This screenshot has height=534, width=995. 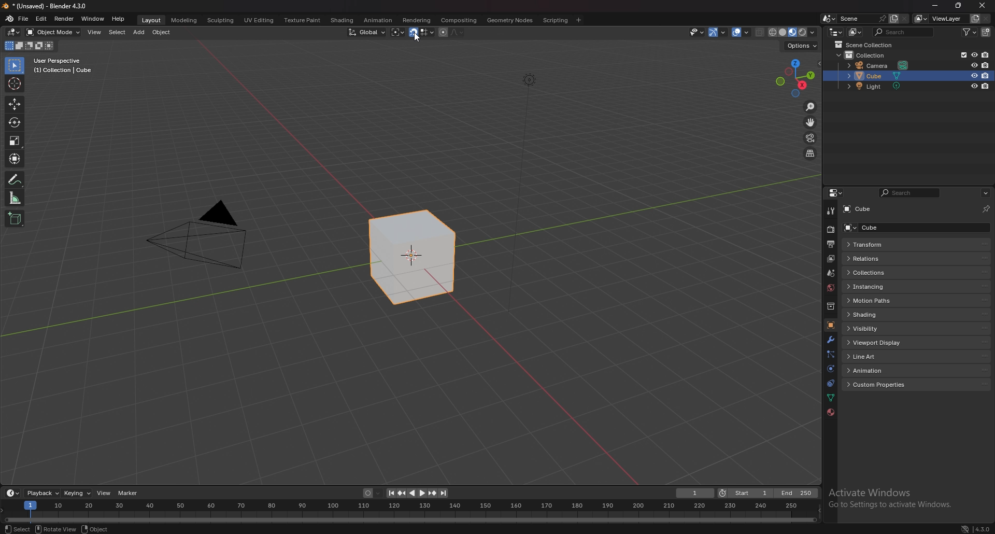 I want to click on cube, so click(x=882, y=227).